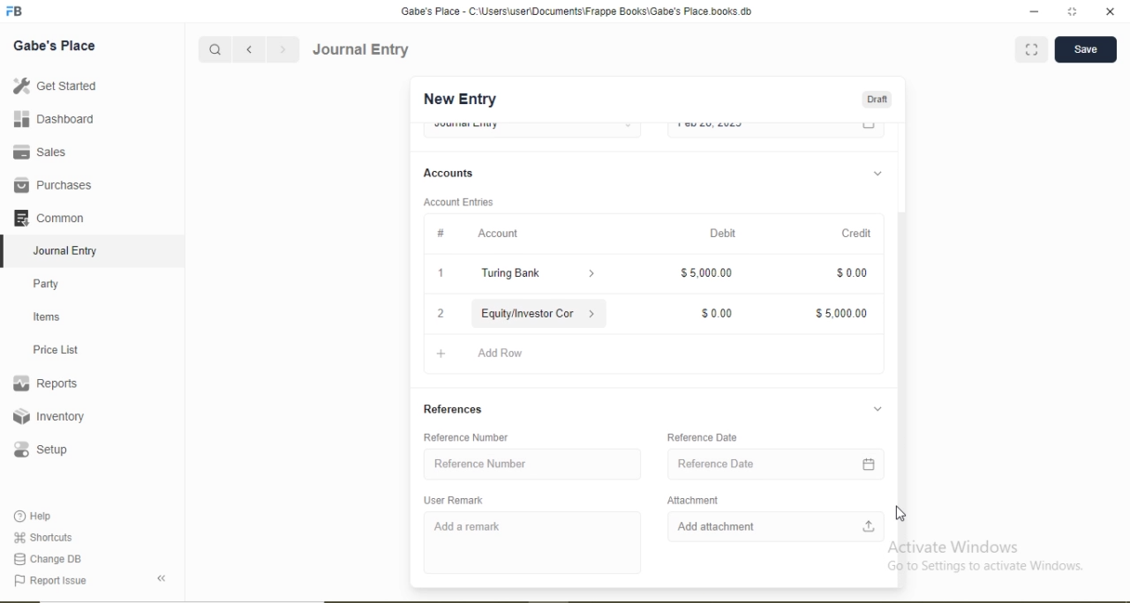 The height and width of the screenshot is (603, 1130). Describe the element at coordinates (283, 49) in the screenshot. I see `Forward` at that location.